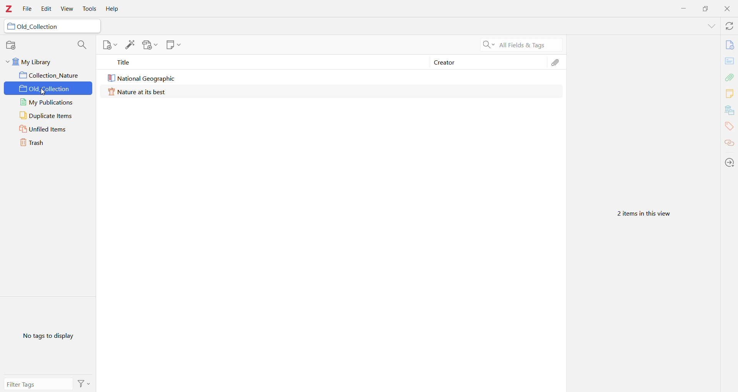 The height and width of the screenshot is (392, 738). What do you see at coordinates (108, 46) in the screenshot?
I see `New Item` at bounding box center [108, 46].